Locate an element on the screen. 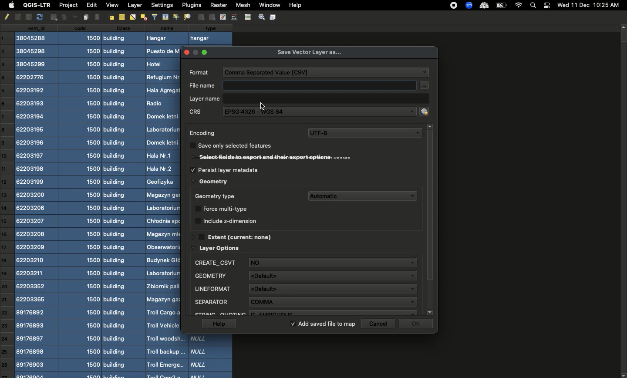 Image resolution: width=627 pixels, height=378 pixels. Align Bottom is located at coordinates (176, 17).